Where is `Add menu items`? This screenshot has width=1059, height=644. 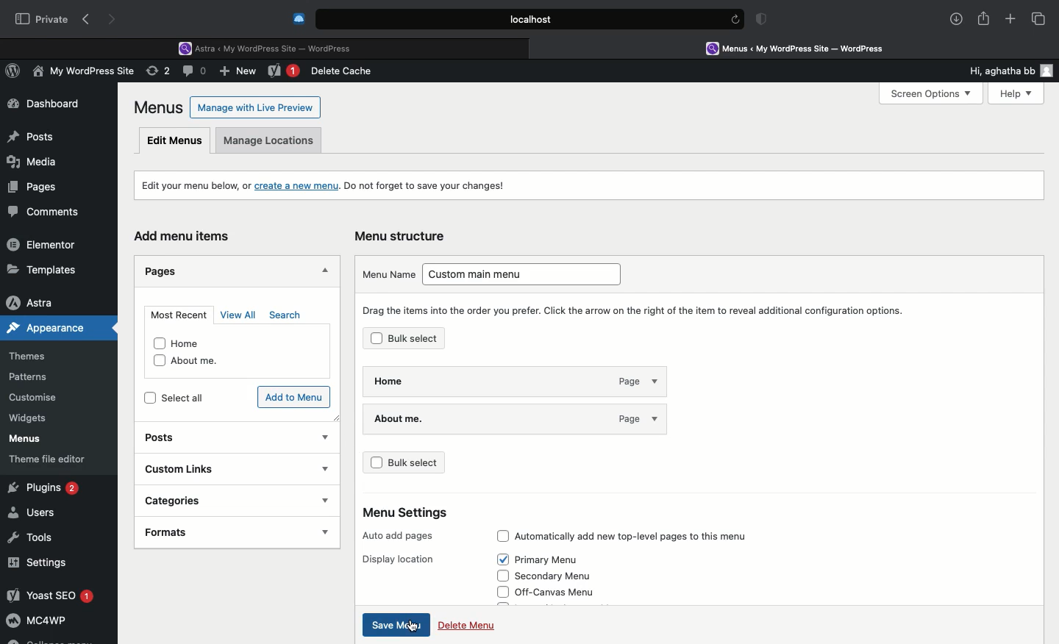 Add menu items is located at coordinates (188, 237).